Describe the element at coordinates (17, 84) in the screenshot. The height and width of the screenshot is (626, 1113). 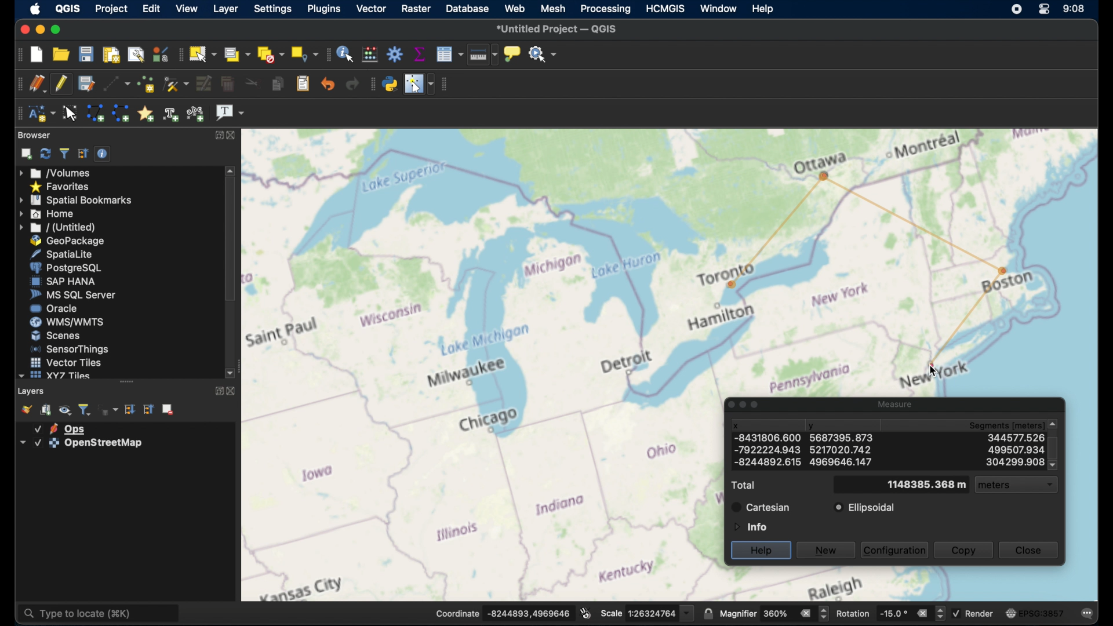
I see `digitizing toolbar` at that location.